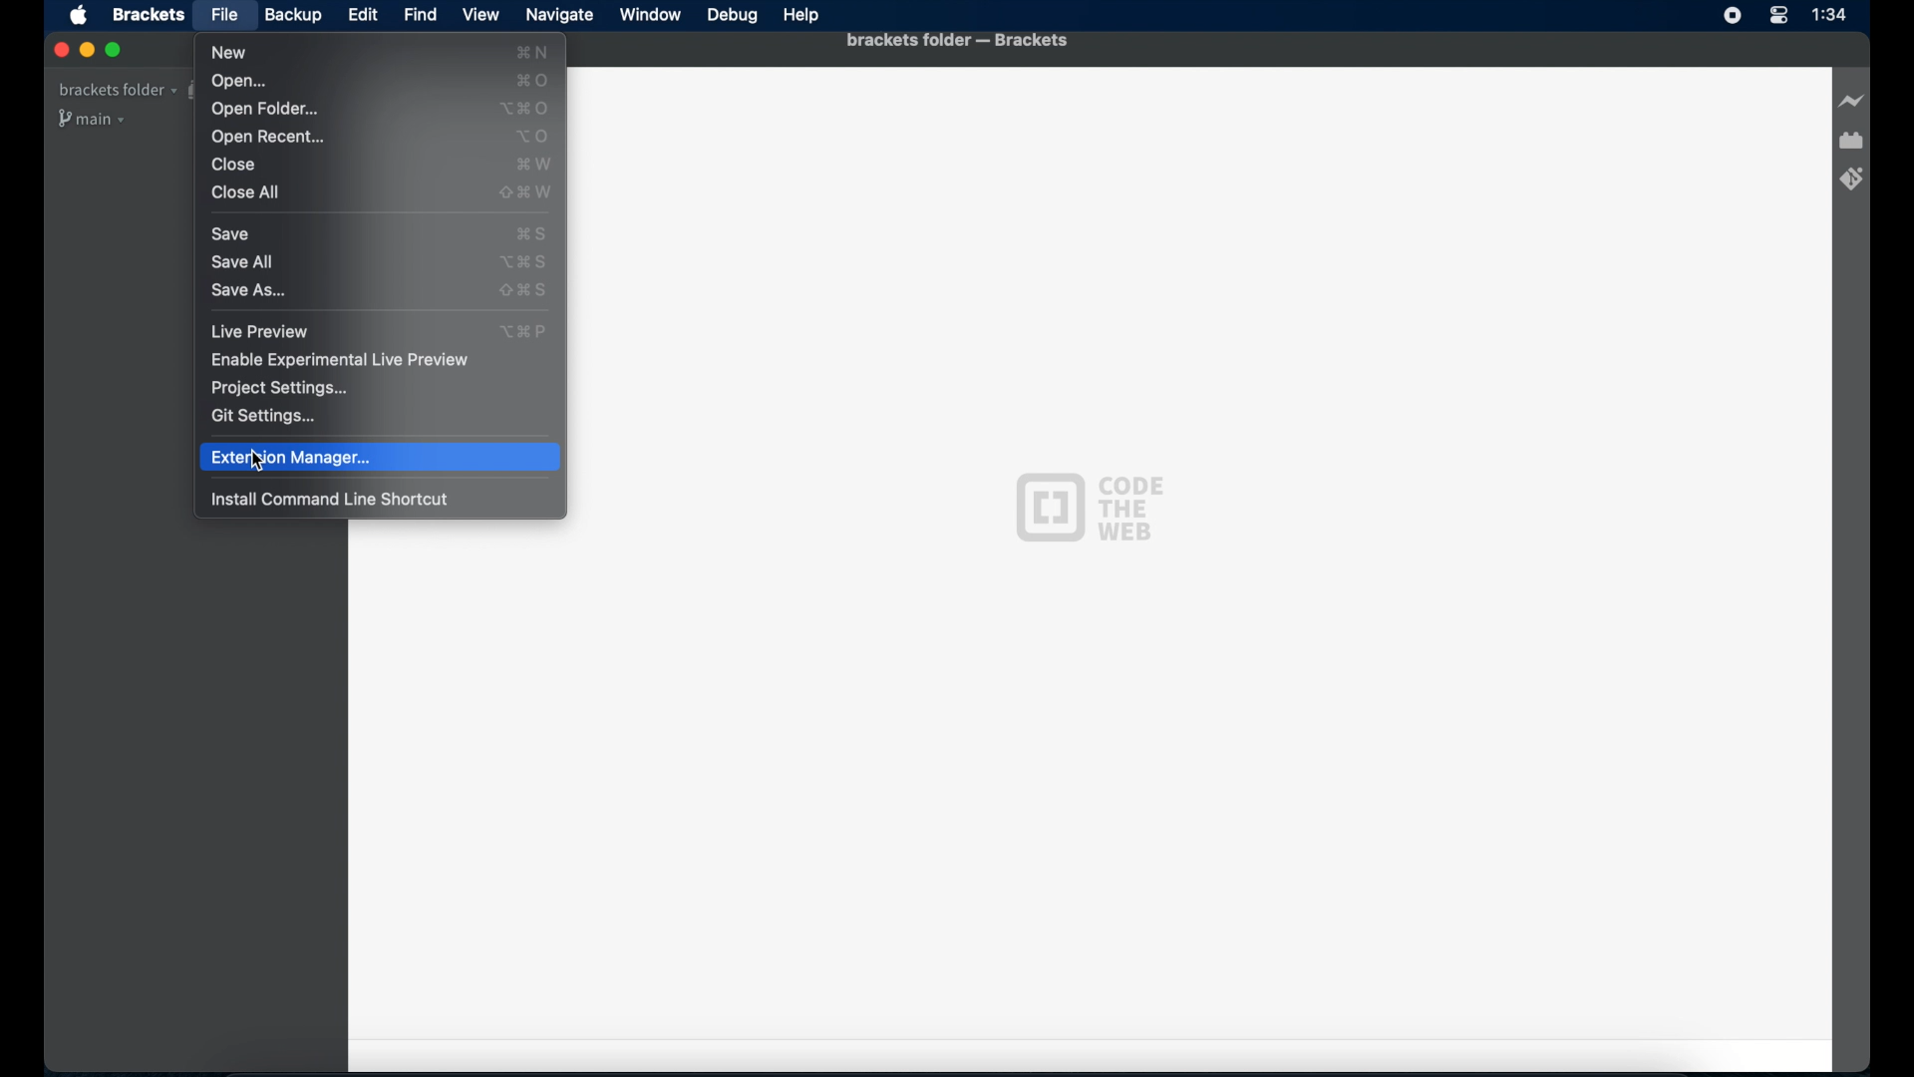 The image size is (1914, 1077). What do you see at coordinates (535, 163) in the screenshot?
I see `close shortcut` at bounding box center [535, 163].